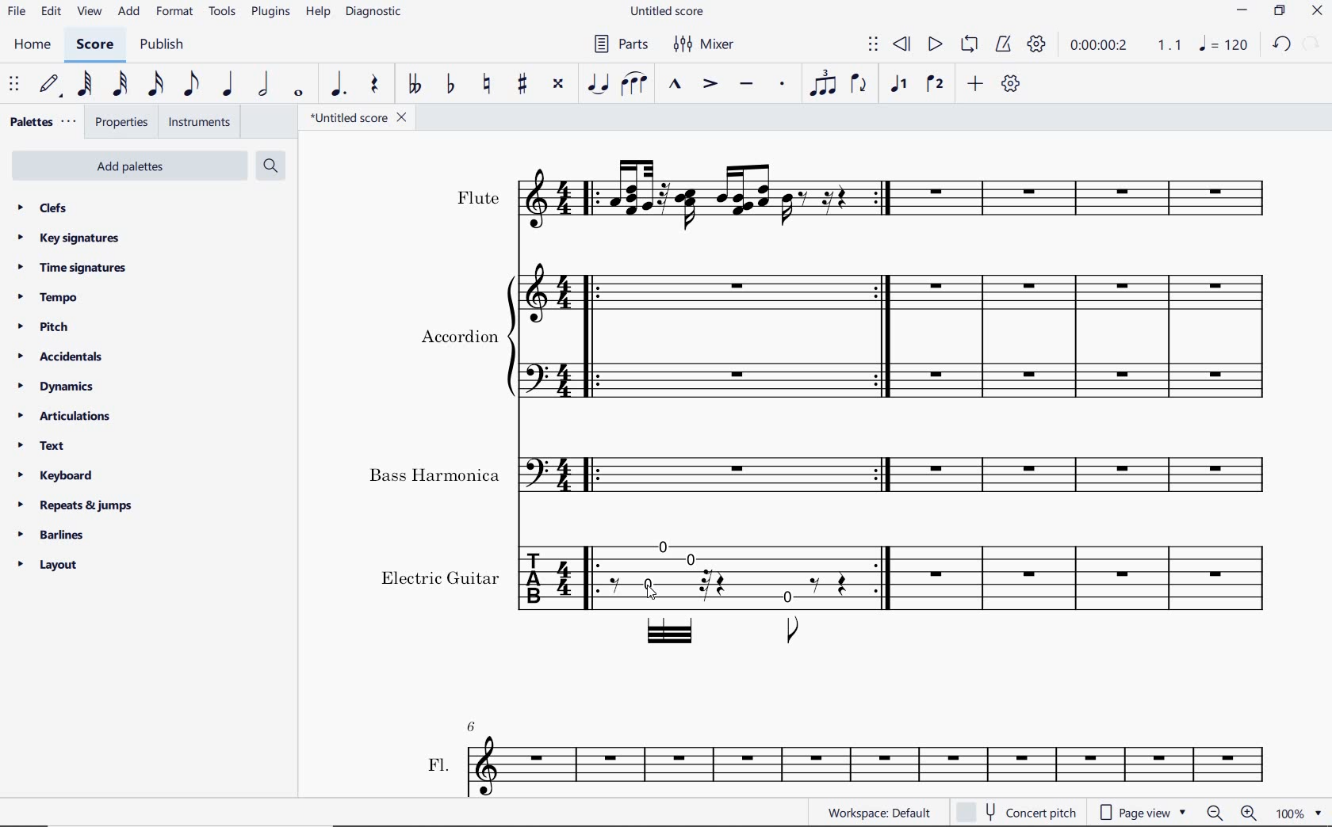 The image size is (1332, 827). What do you see at coordinates (162, 44) in the screenshot?
I see `publish` at bounding box center [162, 44].